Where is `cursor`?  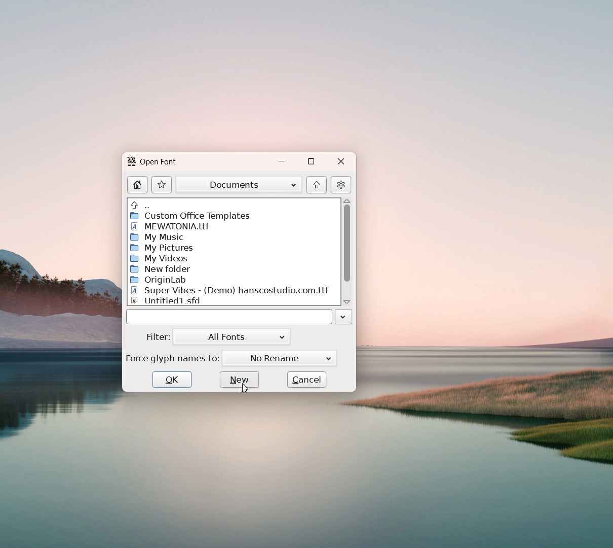
cursor is located at coordinates (245, 388).